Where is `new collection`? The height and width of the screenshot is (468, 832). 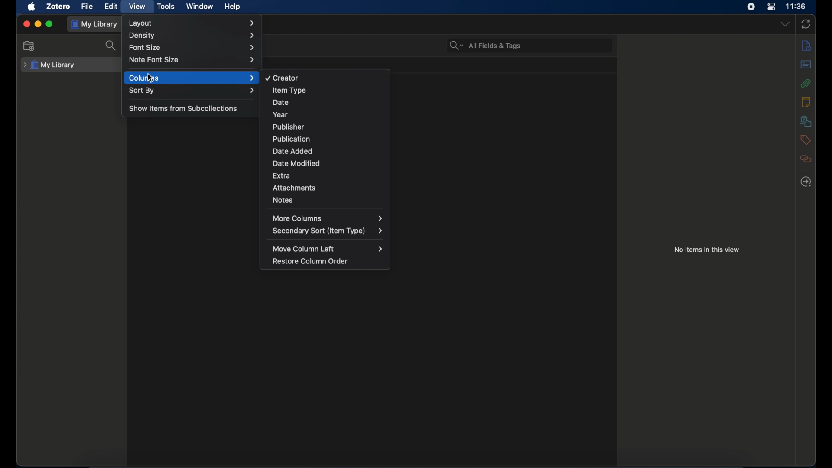 new collection is located at coordinates (30, 46).